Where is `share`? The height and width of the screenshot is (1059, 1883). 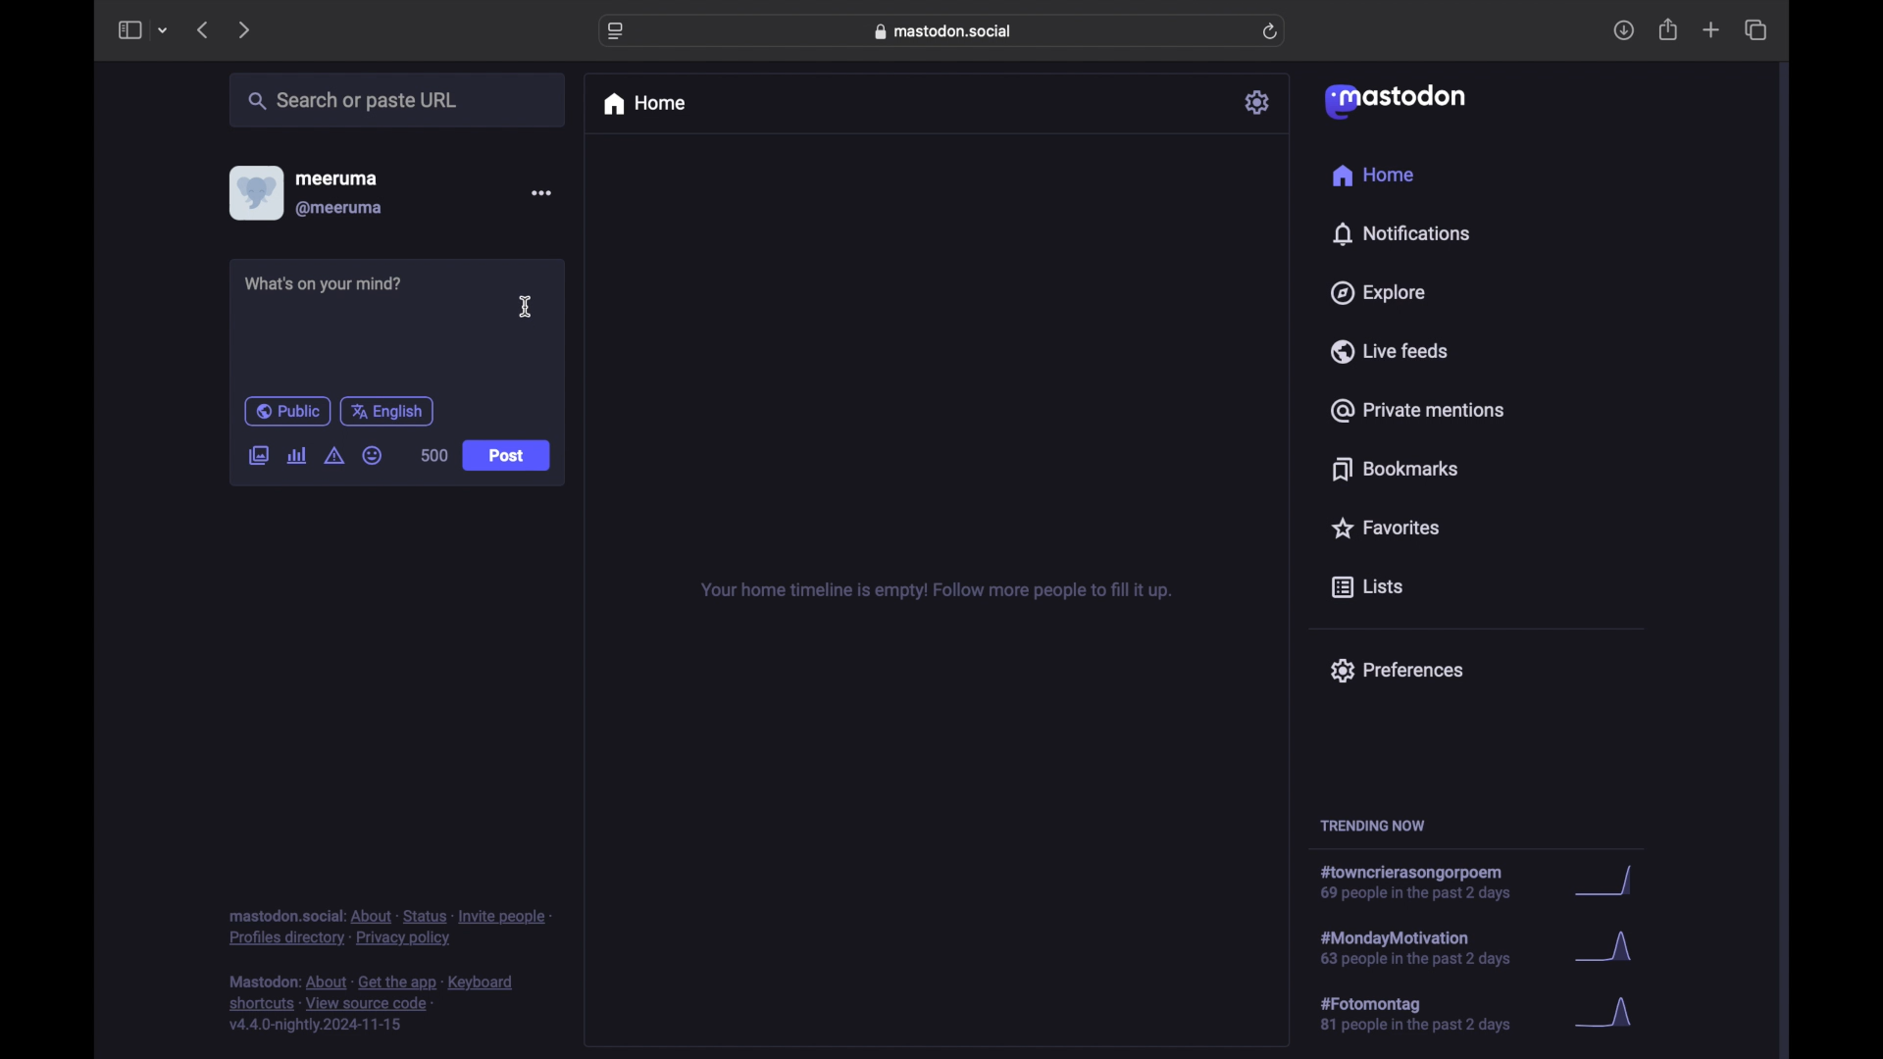
share is located at coordinates (1669, 30).